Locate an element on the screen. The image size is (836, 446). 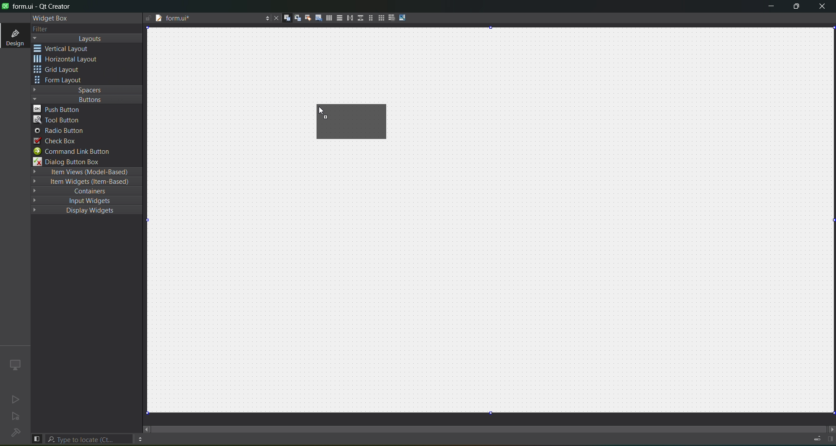
tab name is located at coordinates (199, 19).